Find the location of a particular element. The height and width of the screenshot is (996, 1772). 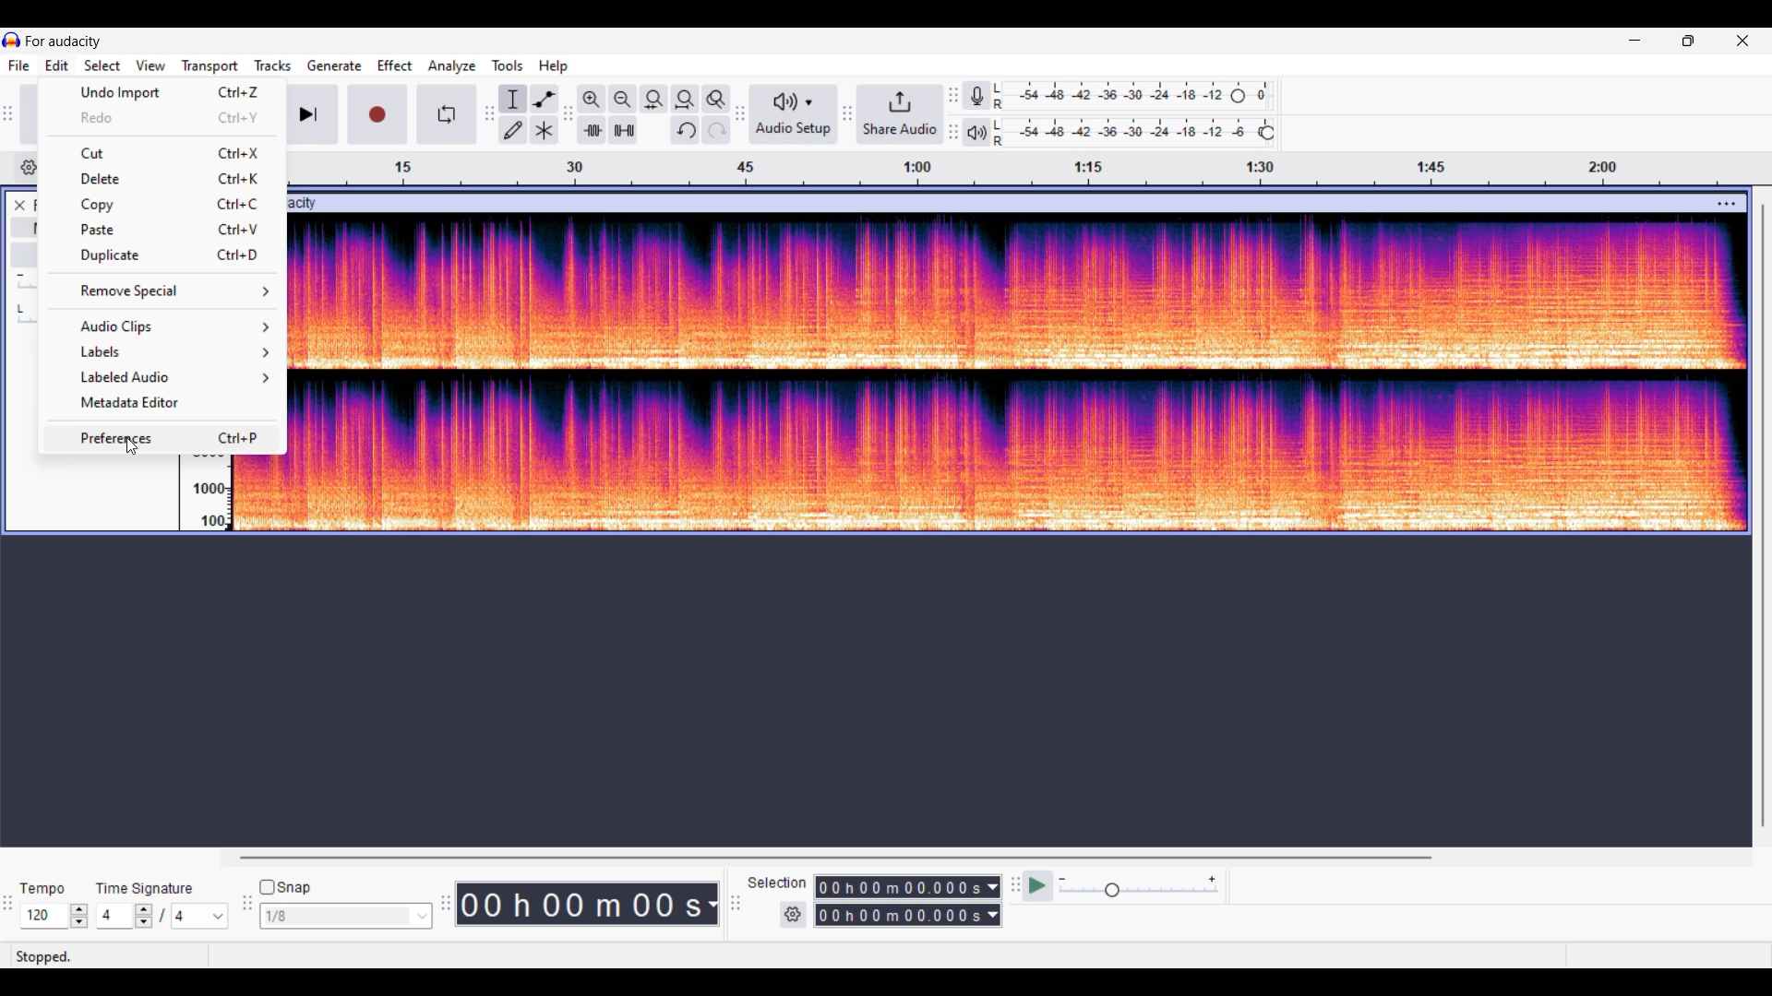

Duration measurement options is located at coordinates (712, 904).